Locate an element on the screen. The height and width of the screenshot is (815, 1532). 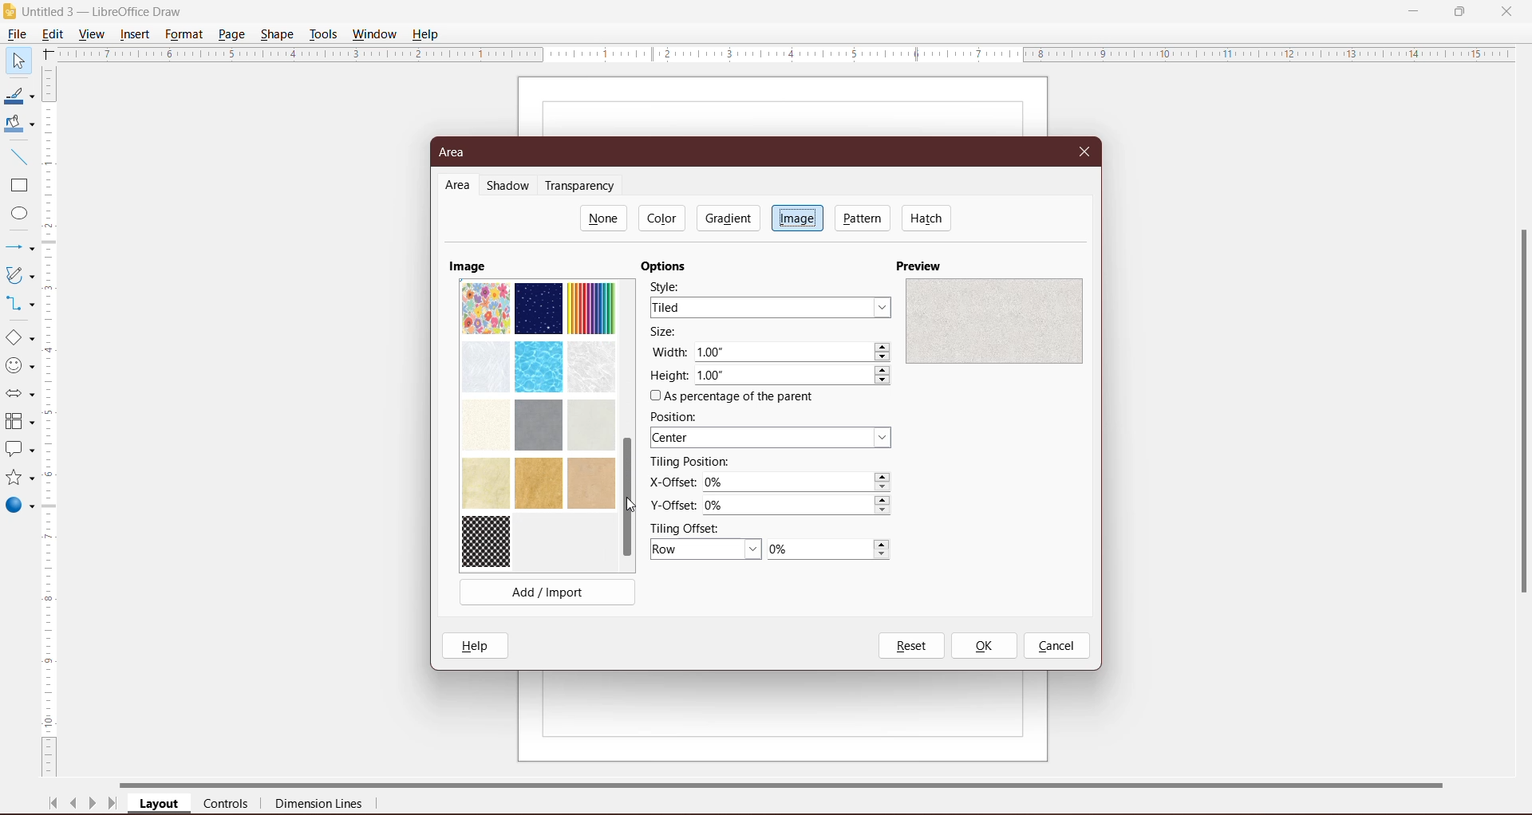
Shadow is located at coordinates (511, 187).